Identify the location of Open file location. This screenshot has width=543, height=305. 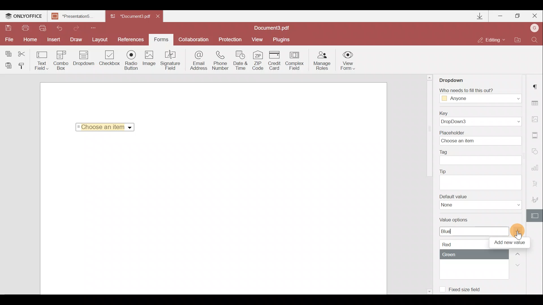
(518, 40).